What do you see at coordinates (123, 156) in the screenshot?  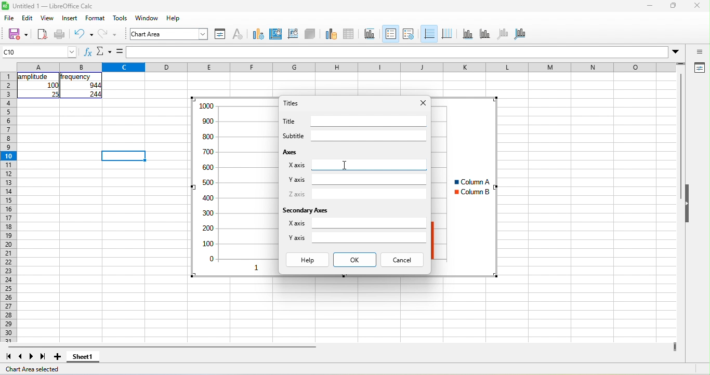 I see `Selected cell highlighted` at bounding box center [123, 156].